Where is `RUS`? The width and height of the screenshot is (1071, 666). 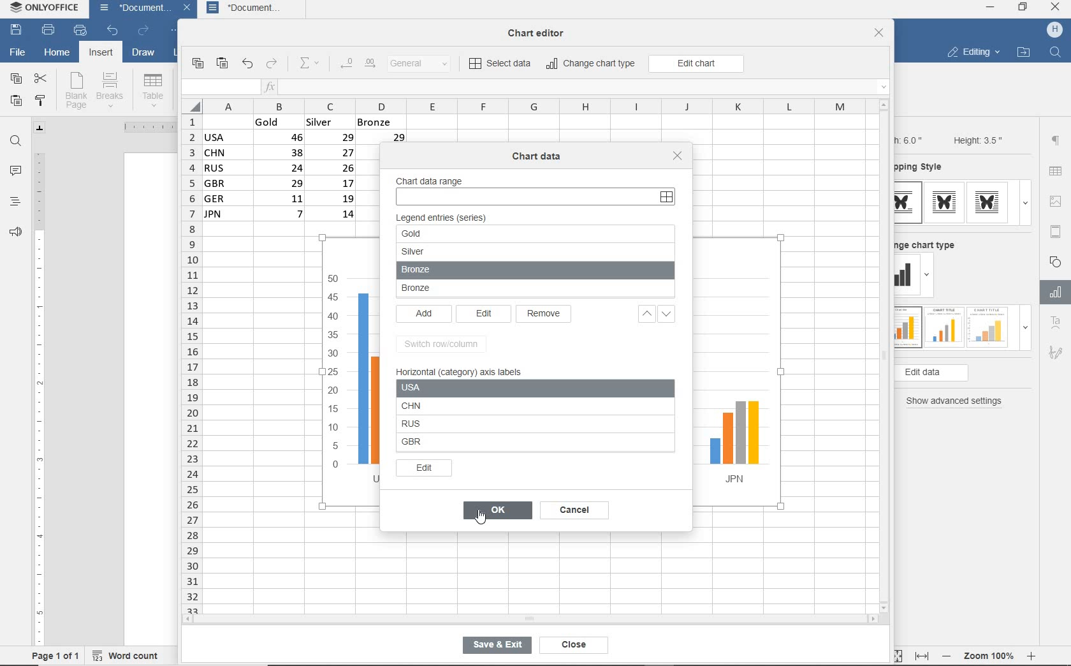
RUS is located at coordinates (514, 422).